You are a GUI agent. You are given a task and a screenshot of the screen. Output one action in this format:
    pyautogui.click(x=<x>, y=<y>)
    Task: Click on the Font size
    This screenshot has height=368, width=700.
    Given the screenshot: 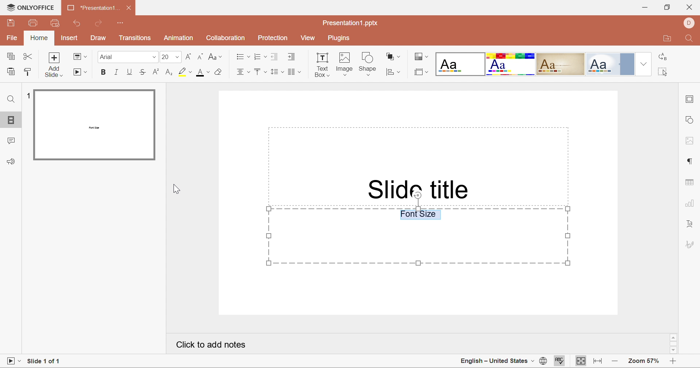 What is the action you would take?
    pyautogui.click(x=209, y=71)
    